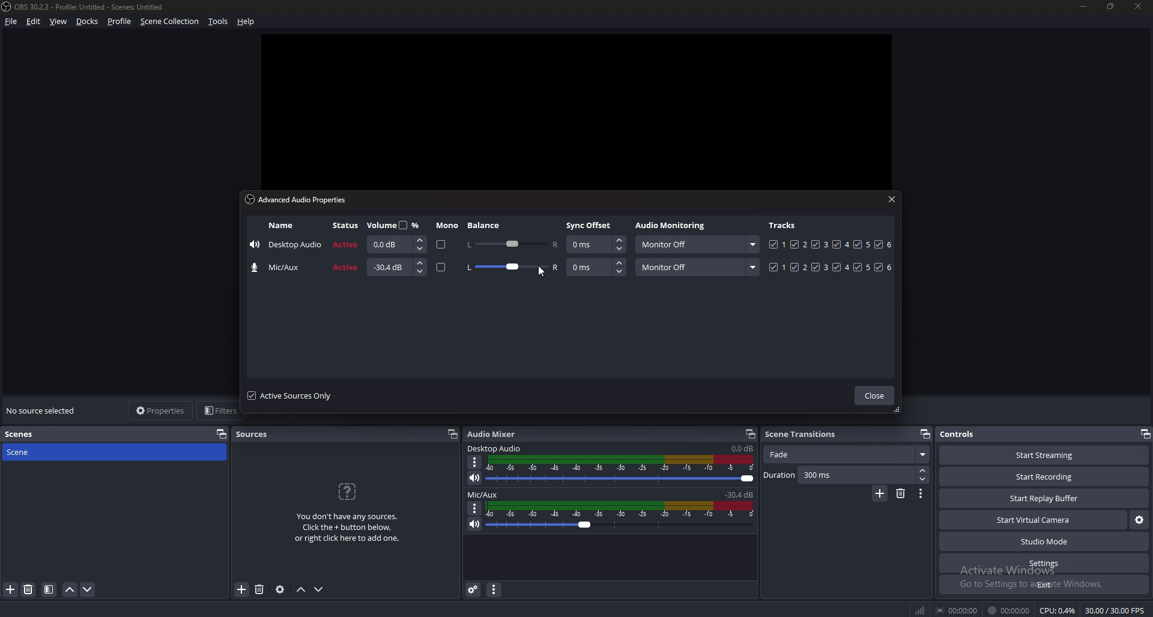 The height and width of the screenshot is (617, 1153). Describe the element at coordinates (44, 411) in the screenshot. I see `no source selected` at that location.